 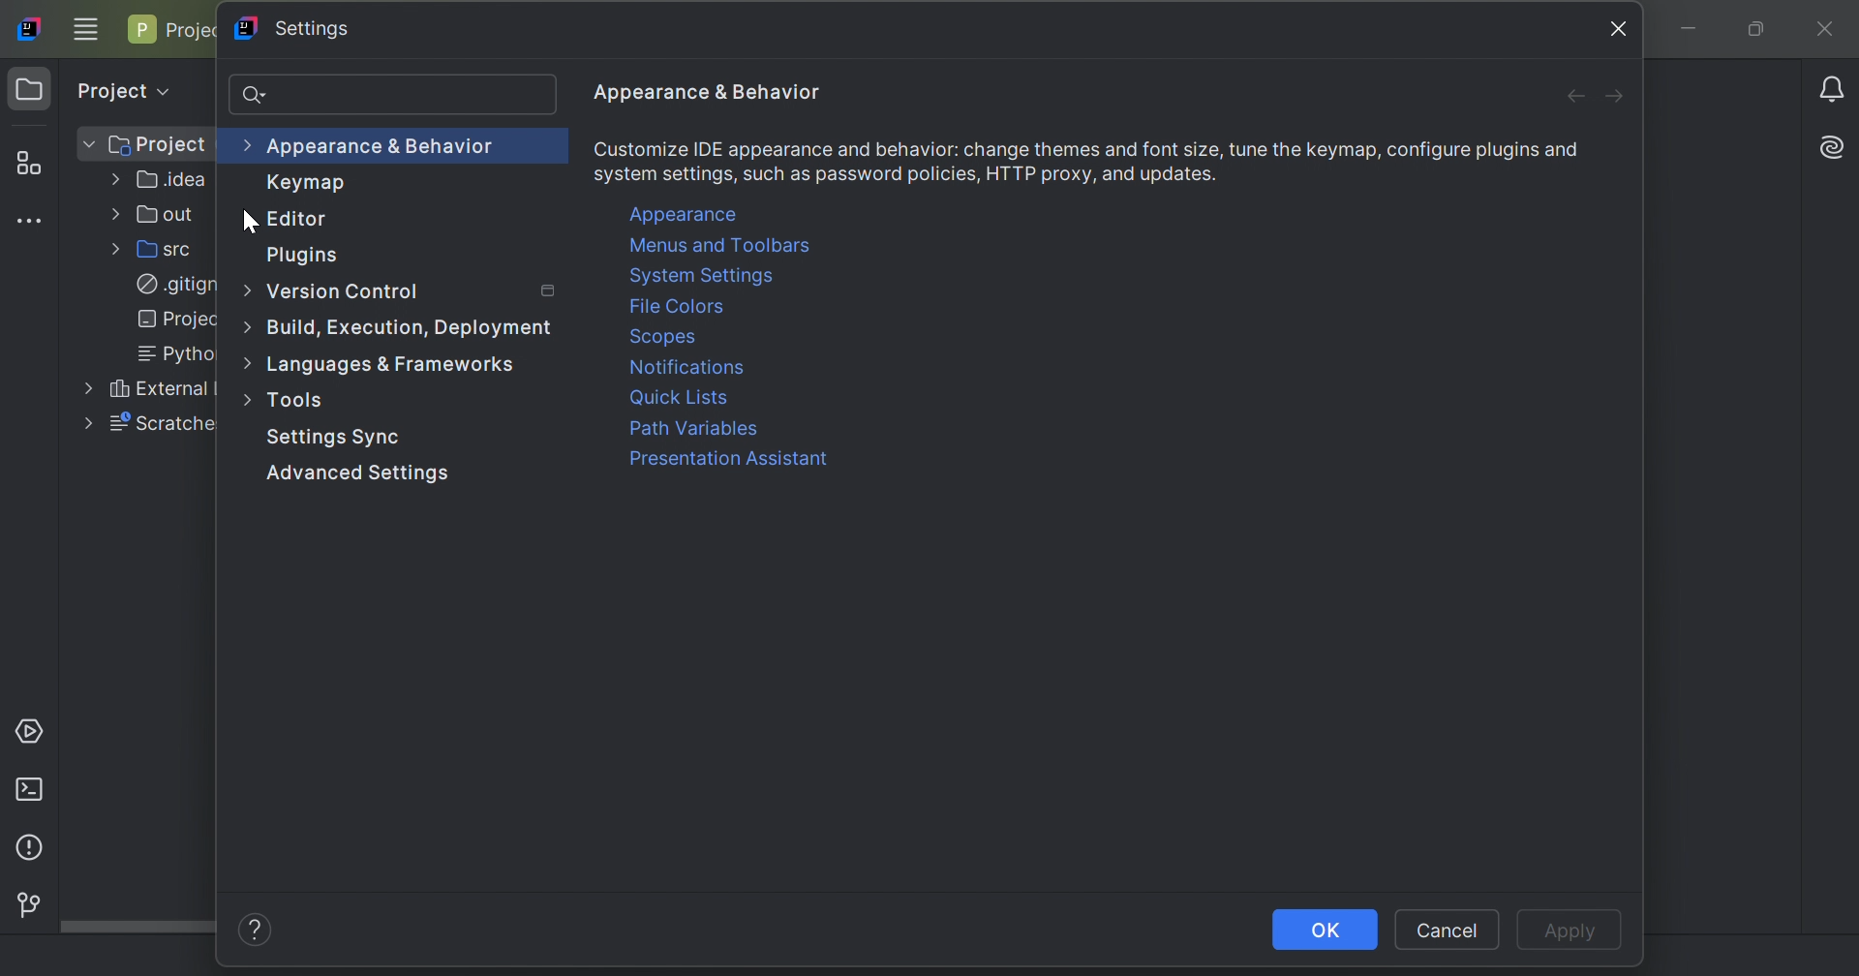 I want to click on Project, so click(x=143, y=145).